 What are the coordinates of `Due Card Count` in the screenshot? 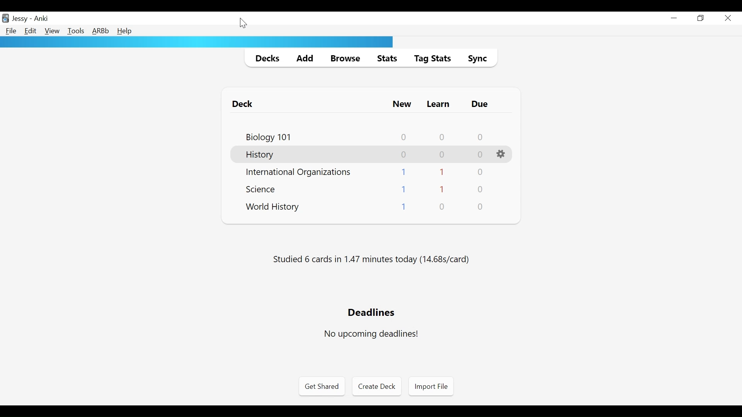 It's located at (481, 155).